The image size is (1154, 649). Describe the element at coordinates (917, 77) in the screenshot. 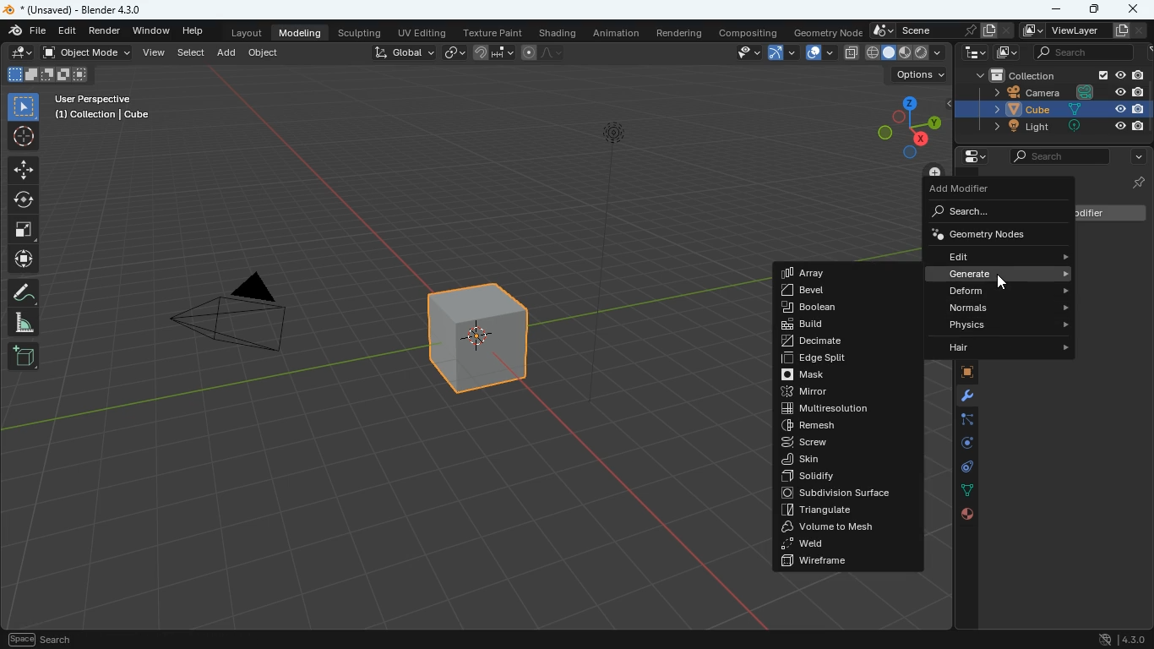

I see `options` at that location.